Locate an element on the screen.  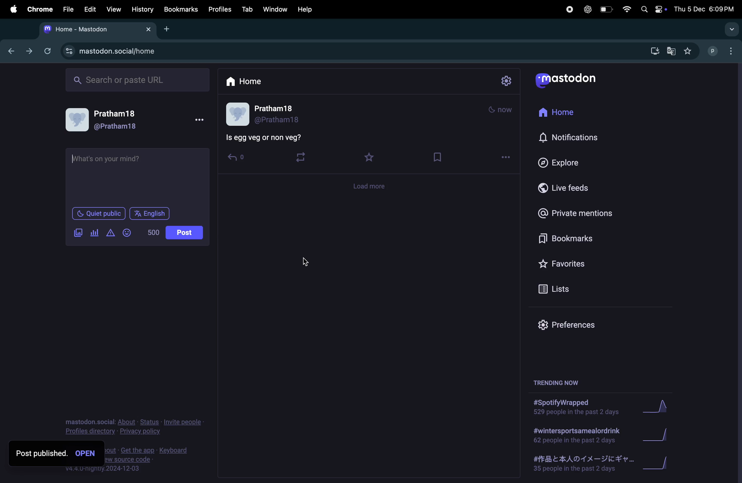
home is located at coordinates (563, 111).